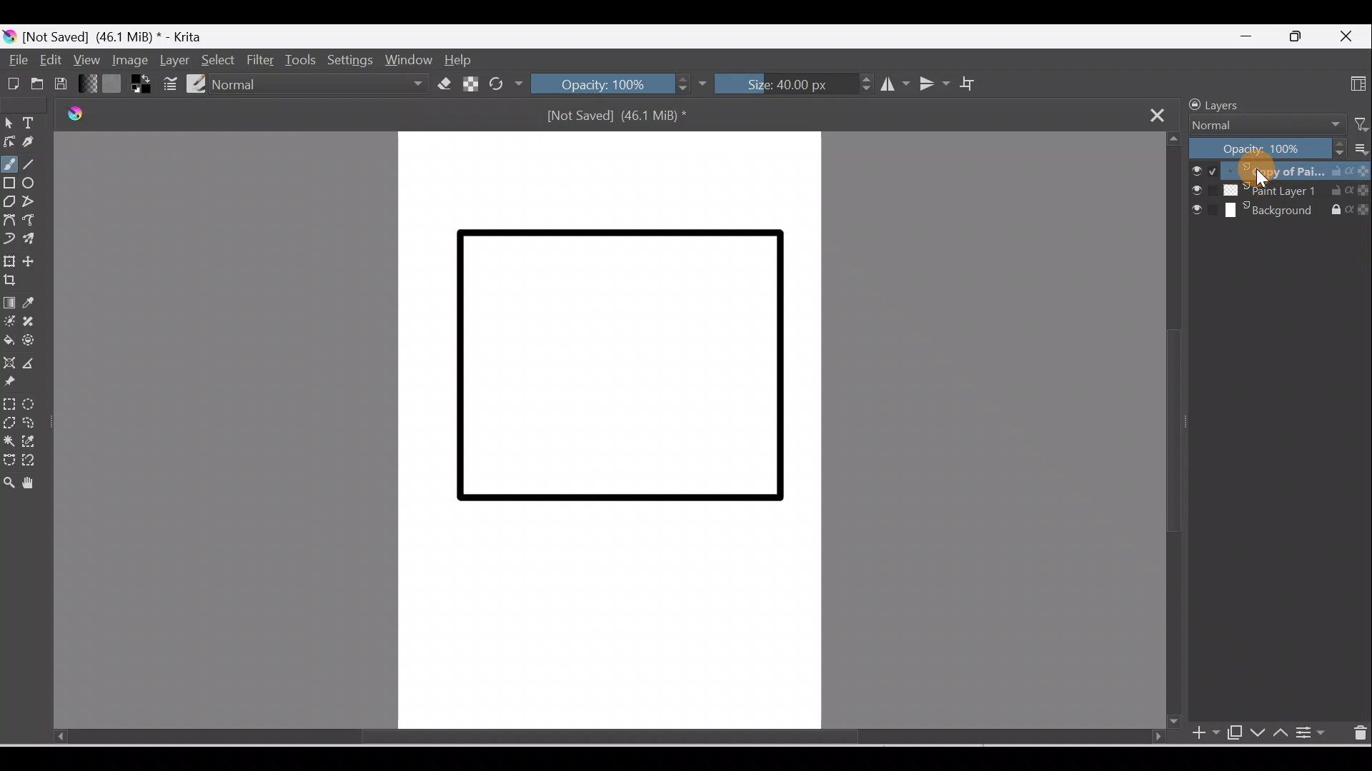 The width and height of the screenshot is (1372, 771). What do you see at coordinates (10, 362) in the screenshot?
I see `Assistant tool` at bounding box center [10, 362].